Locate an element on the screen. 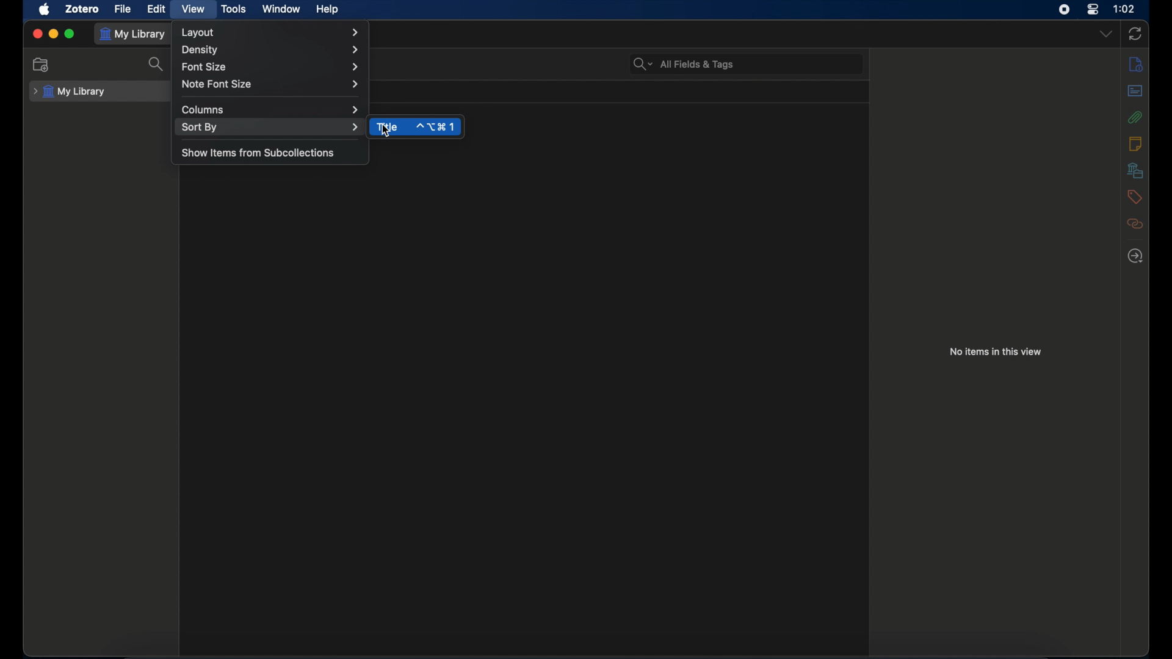 Image resolution: width=1172 pixels, height=659 pixels. sync is located at coordinates (1136, 34).